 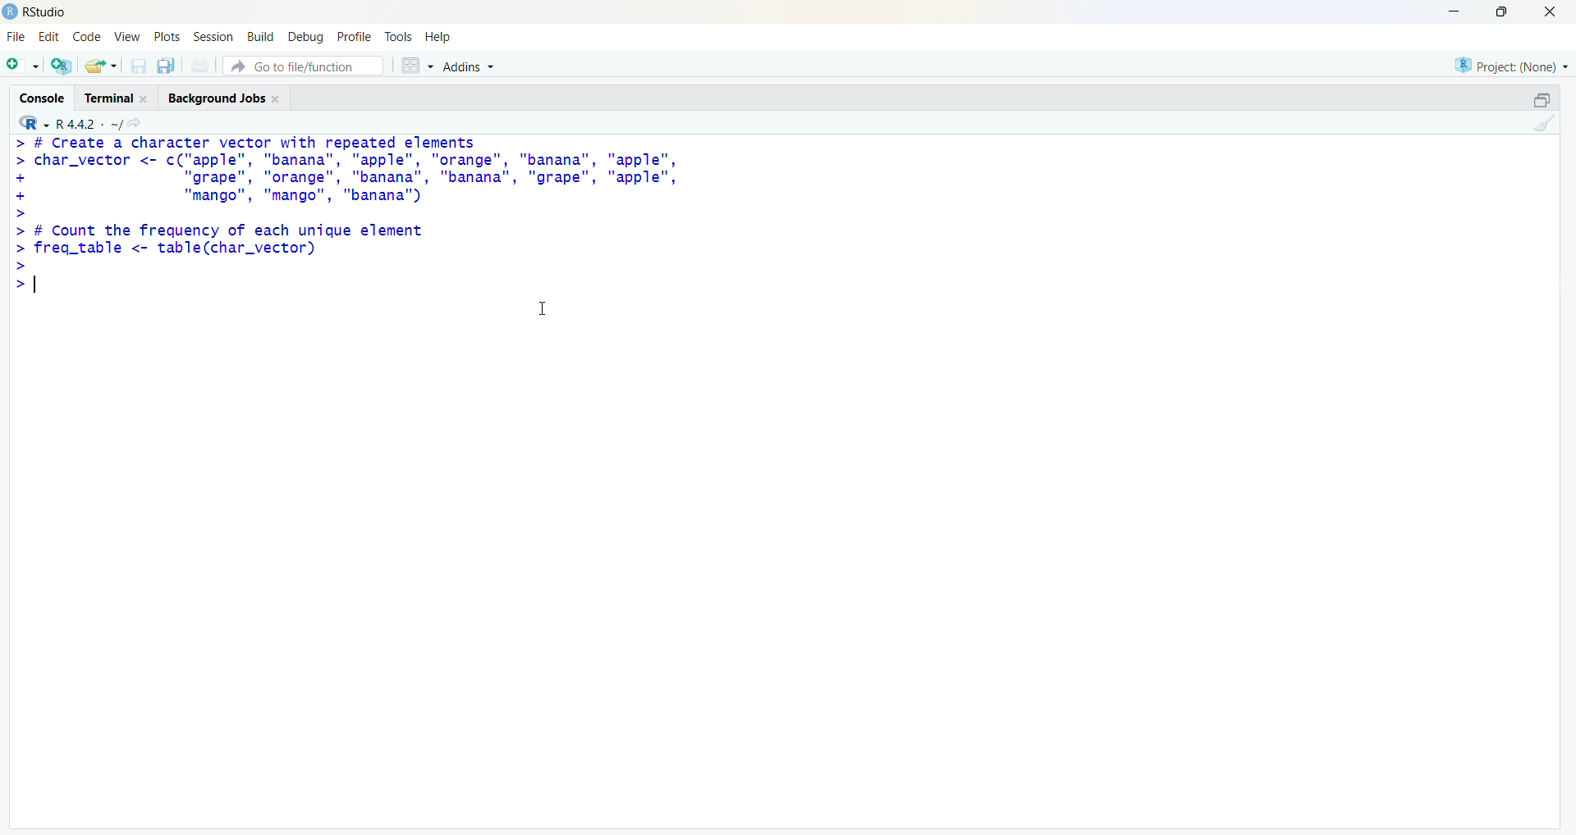 I want to click on Debug, so click(x=306, y=39).